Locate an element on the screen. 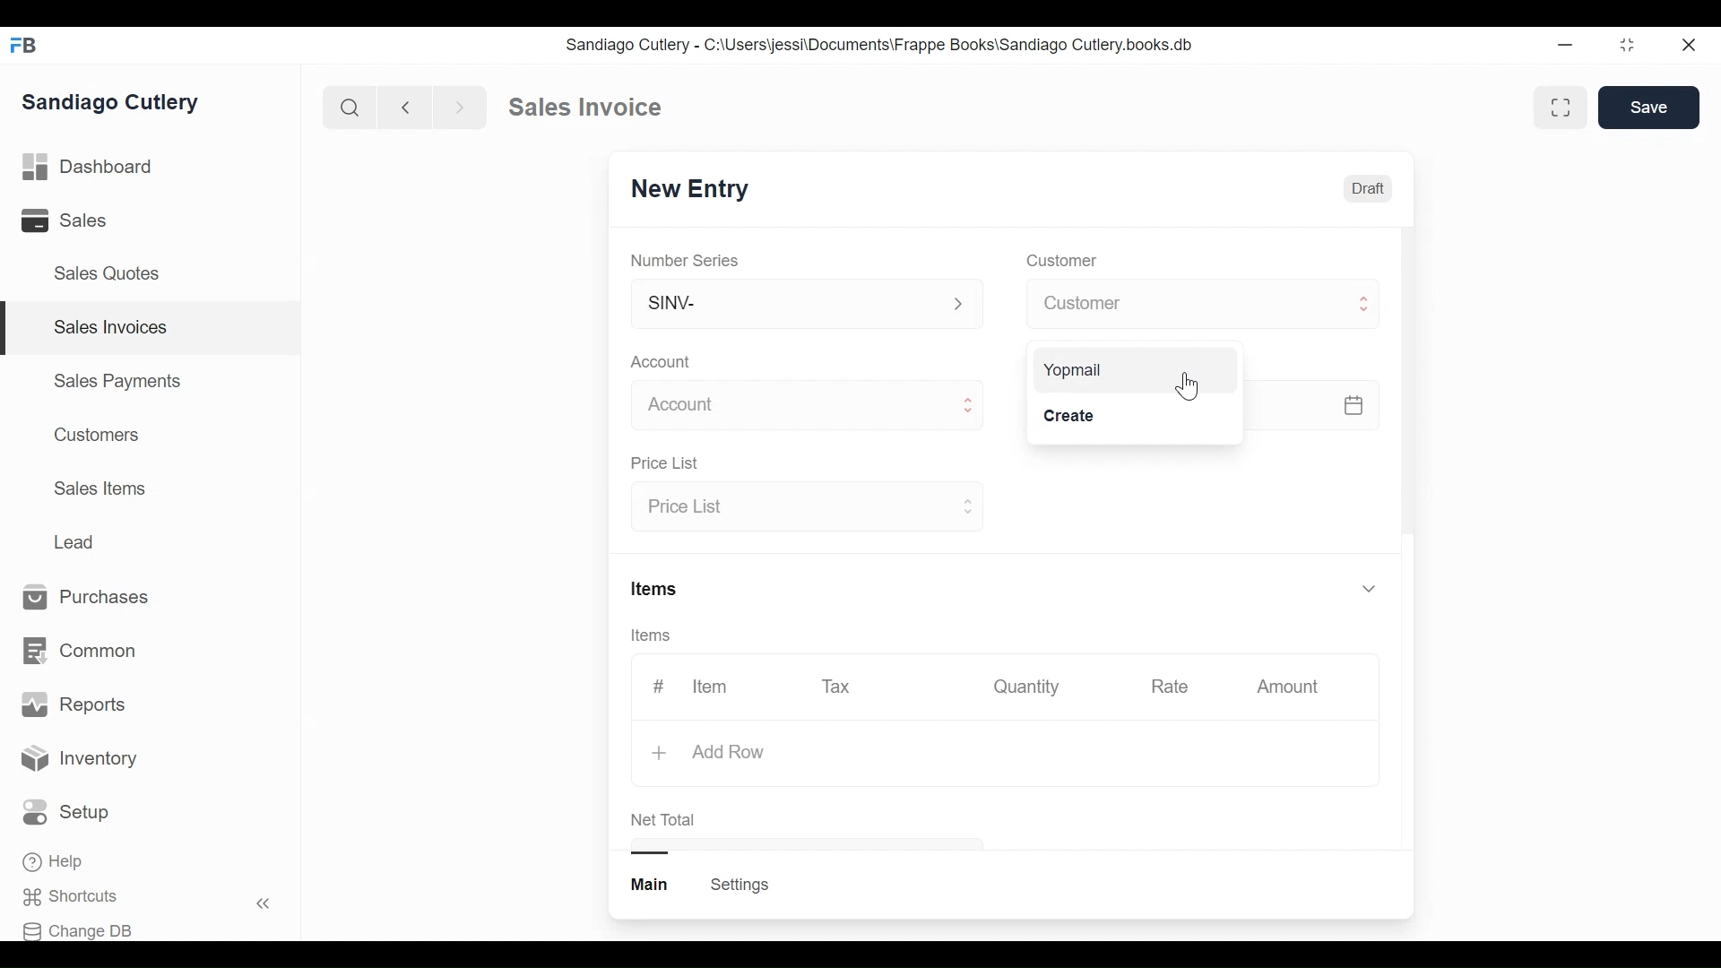 The height and width of the screenshot is (968, 1721). Reports is located at coordinates (74, 704).